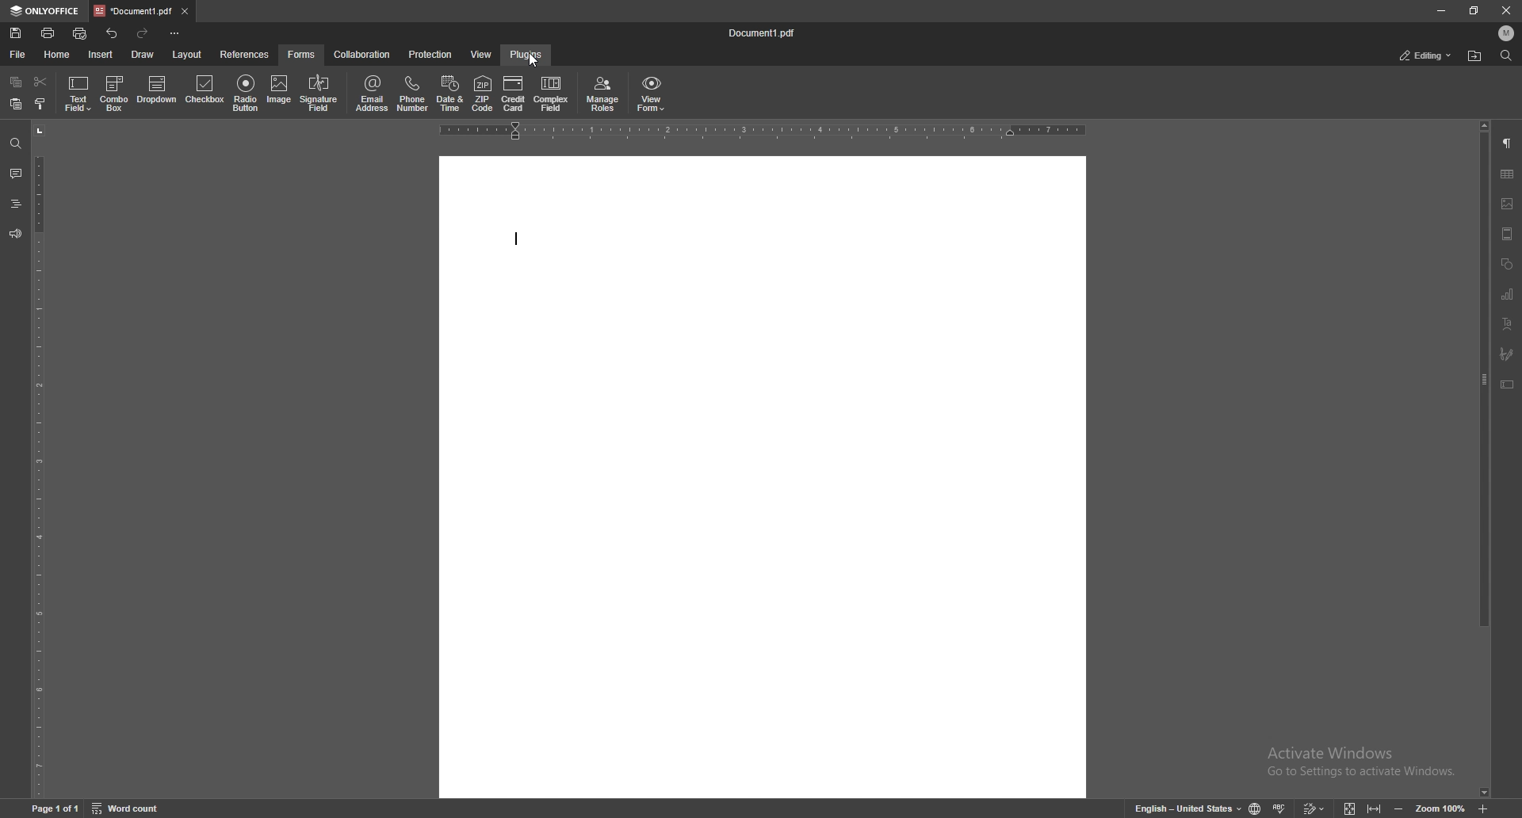  I want to click on fit to width, so click(1375, 808).